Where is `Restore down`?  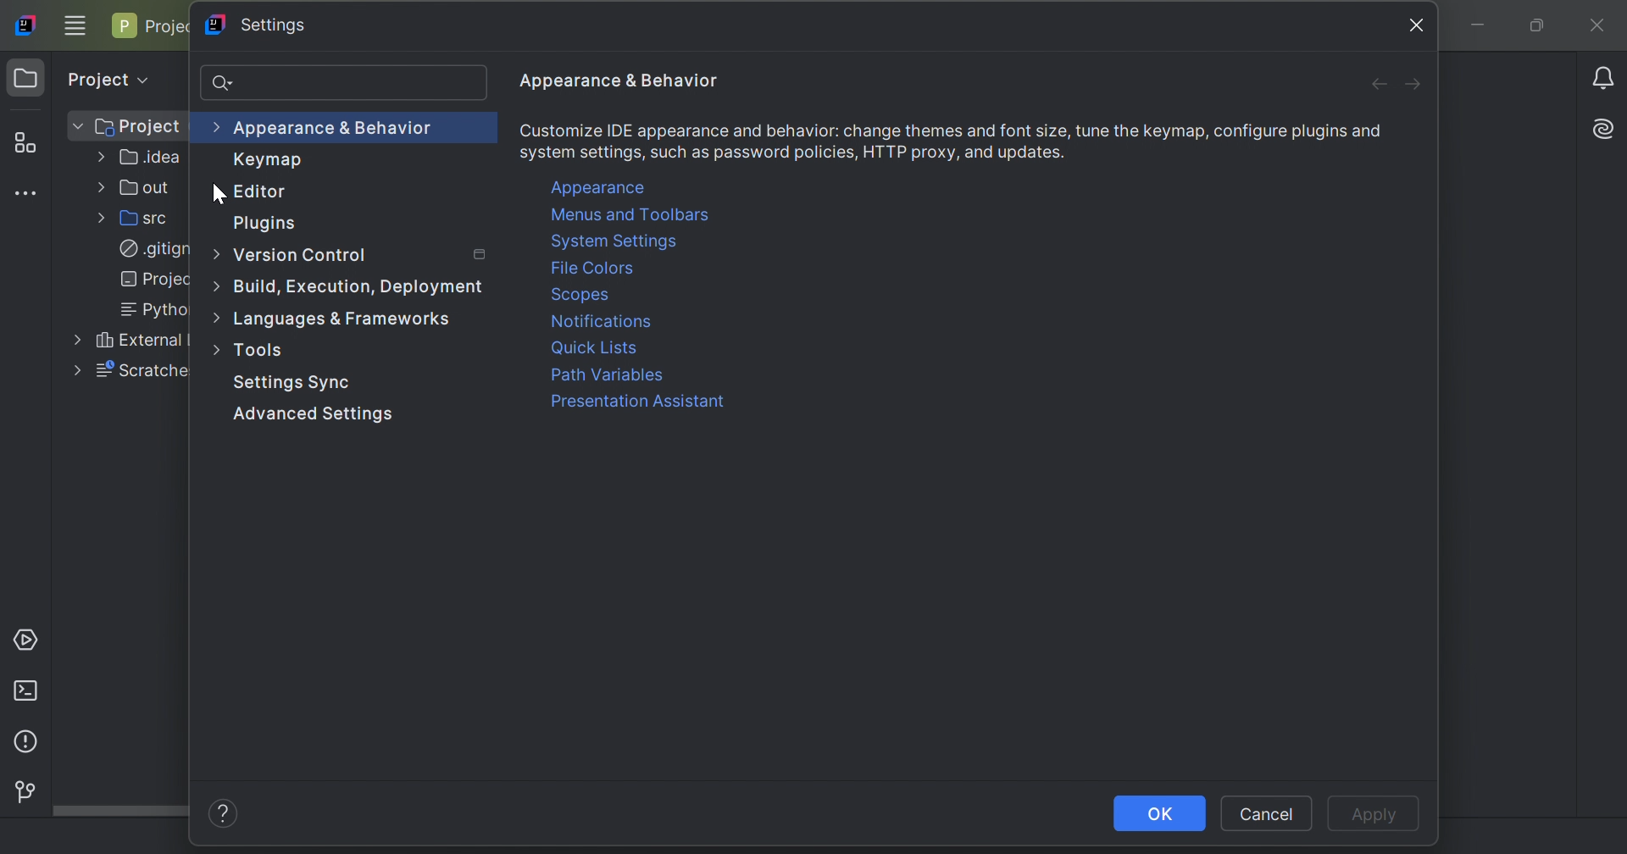
Restore down is located at coordinates (1535, 27).